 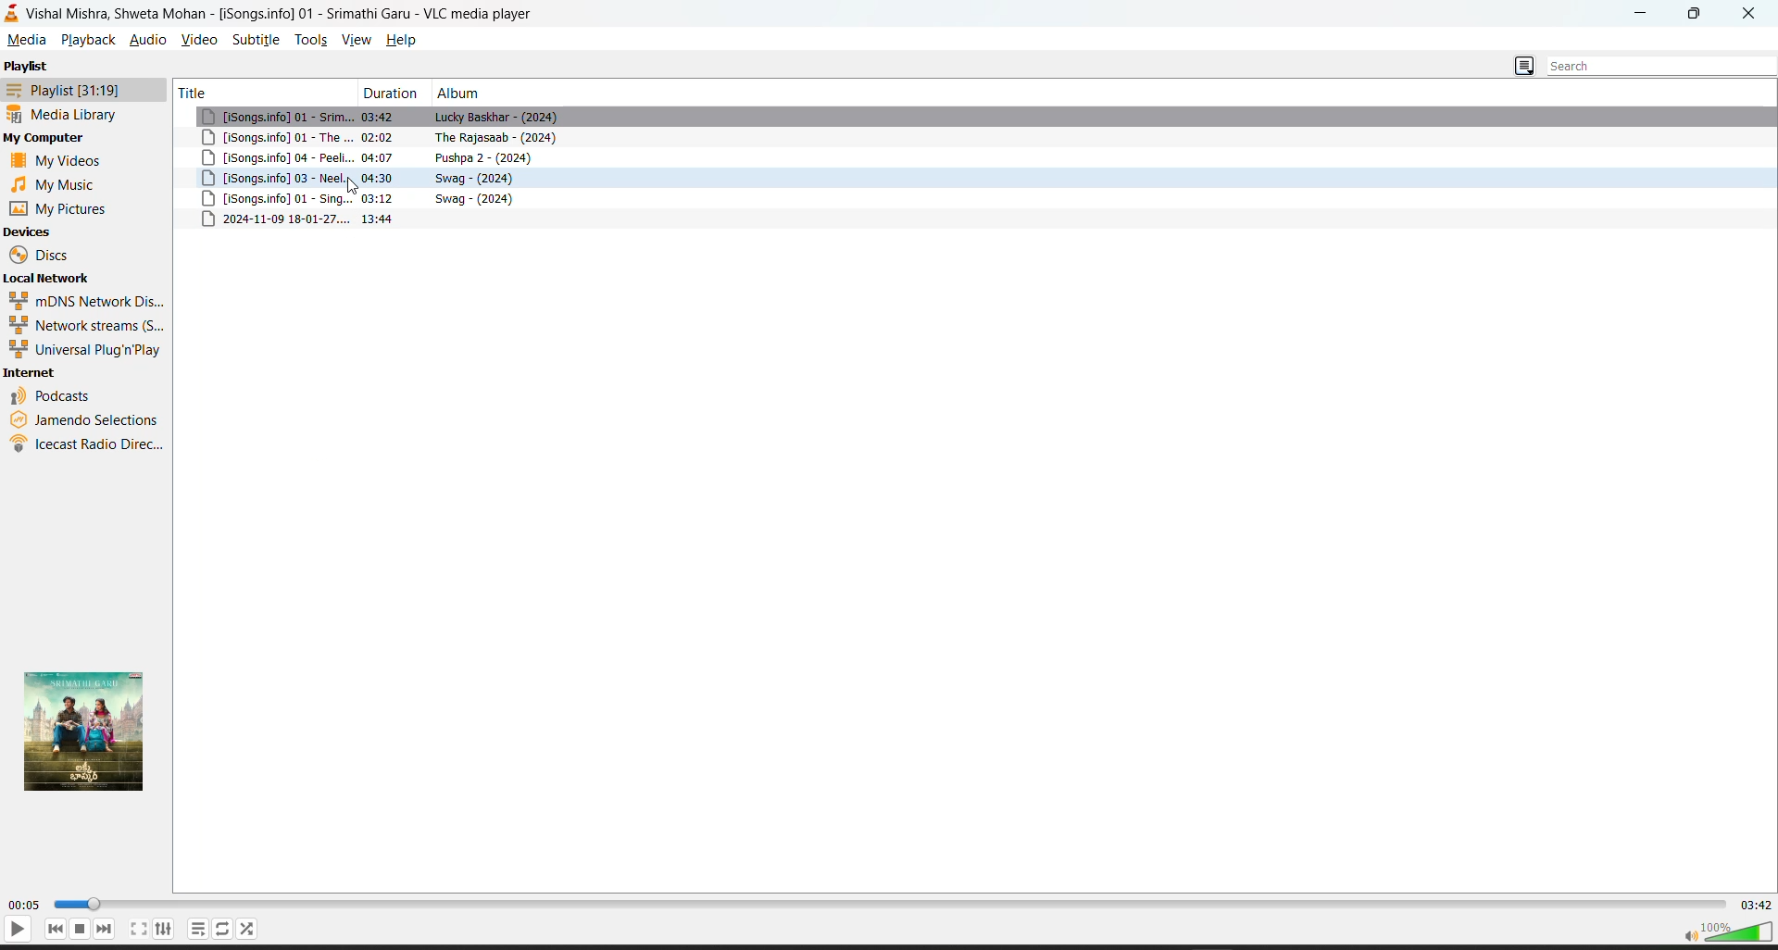 What do you see at coordinates (204, 91) in the screenshot?
I see `title` at bounding box center [204, 91].